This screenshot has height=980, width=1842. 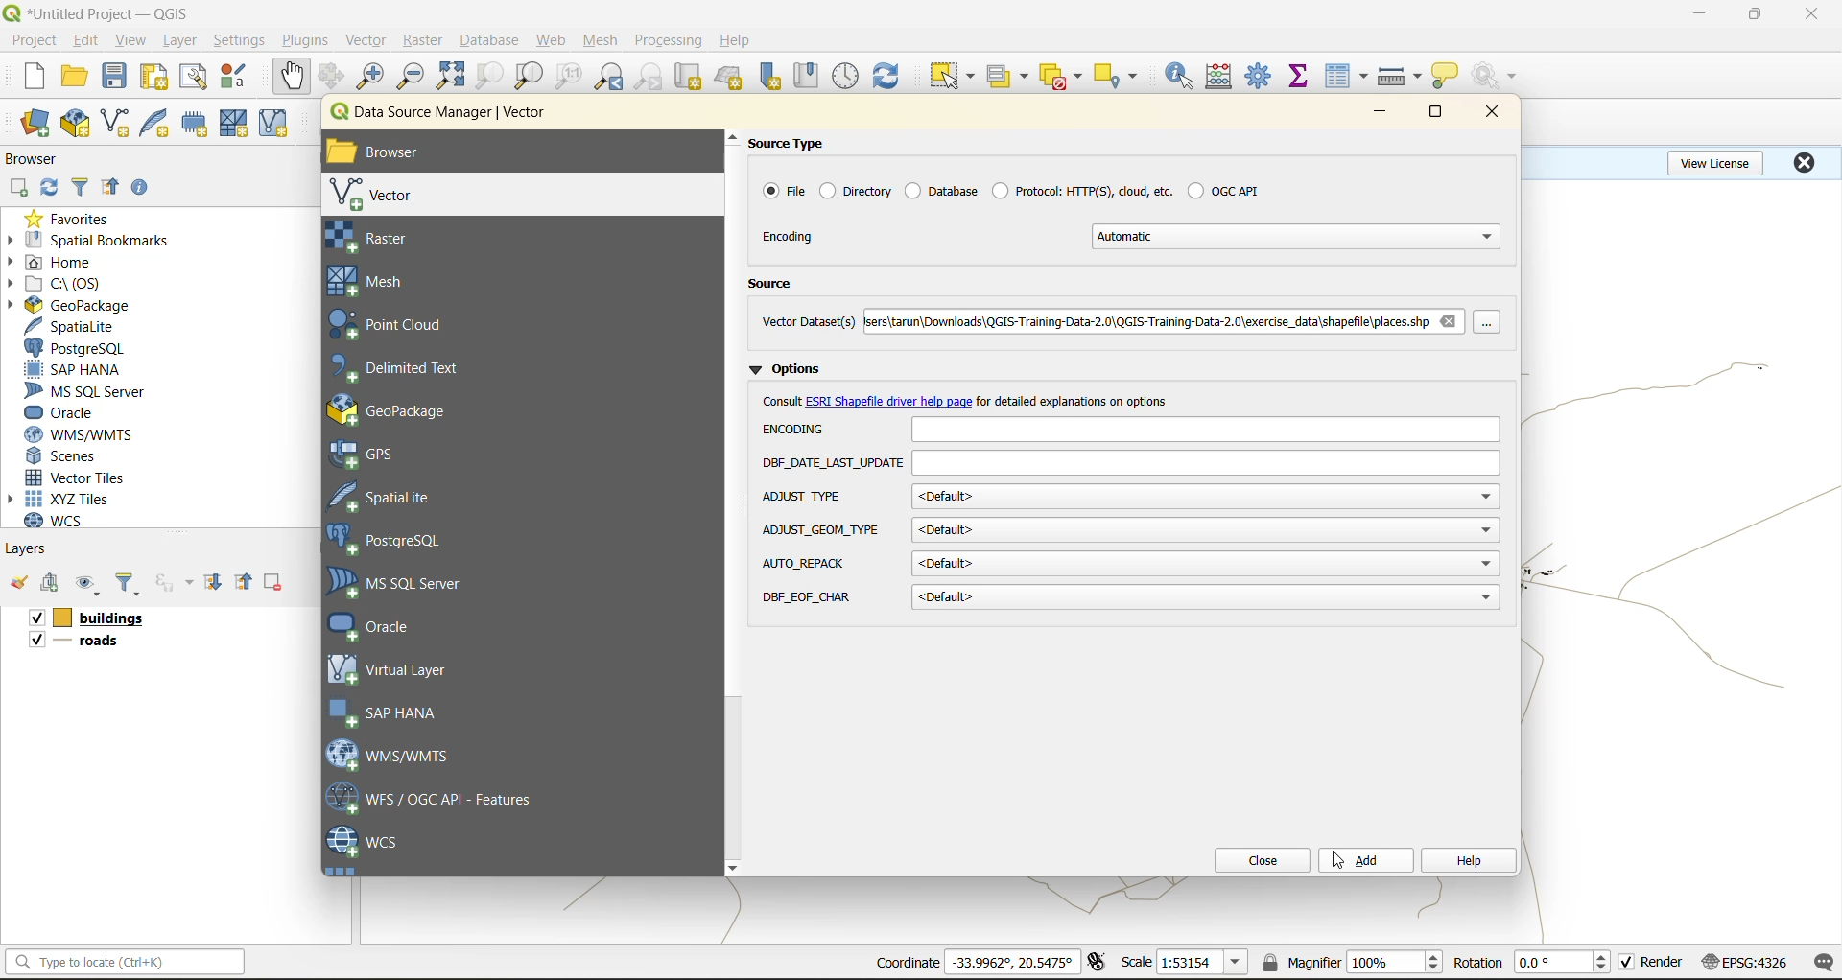 I want to click on postgresql, so click(x=75, y=349).